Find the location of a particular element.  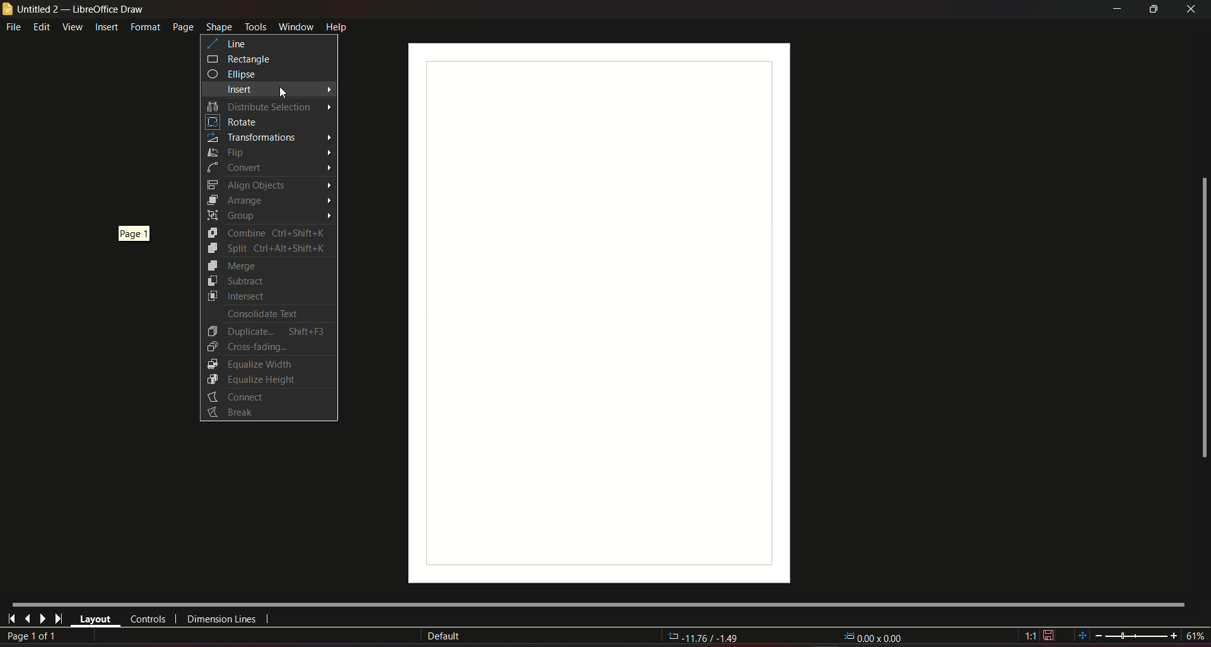

Distribute selection is located at coordinates (260, 107).